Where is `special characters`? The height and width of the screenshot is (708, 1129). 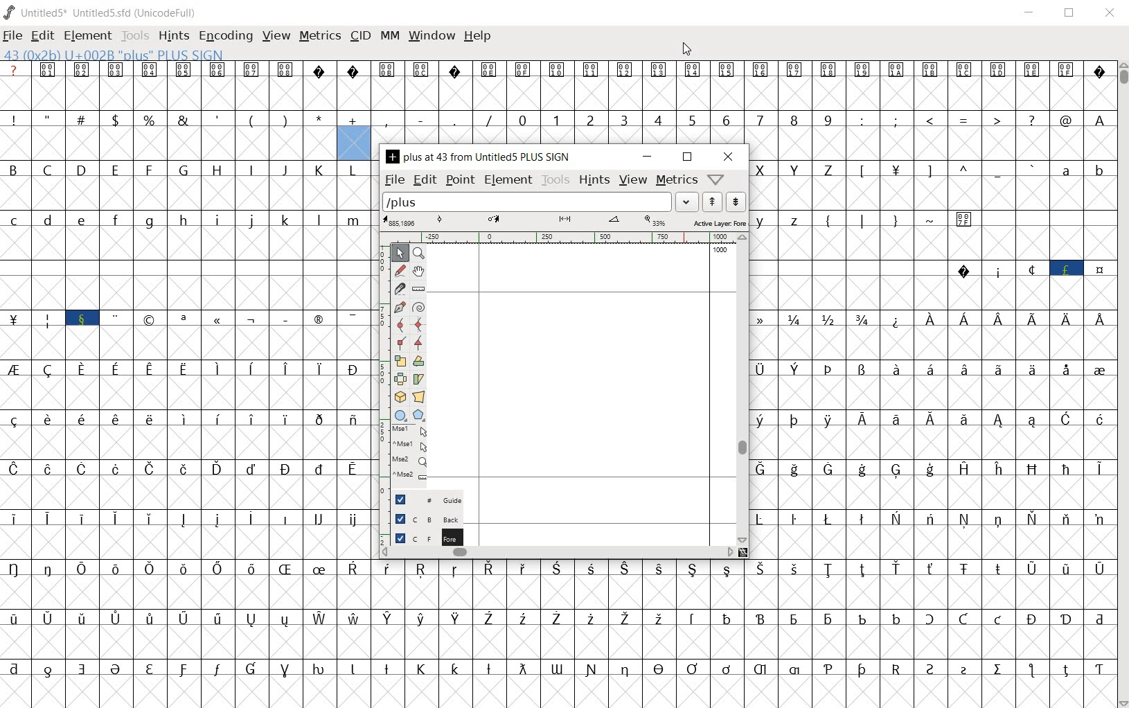 special characters is located at coordinates (66, 337).